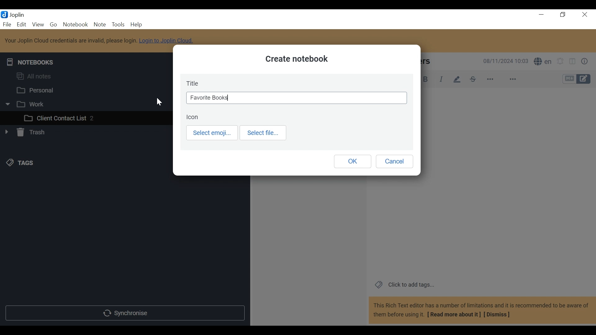  What do you see at coordinates (29, 62) in the screenshot?
I see `Notebooks` at bounding box center [29, 62].